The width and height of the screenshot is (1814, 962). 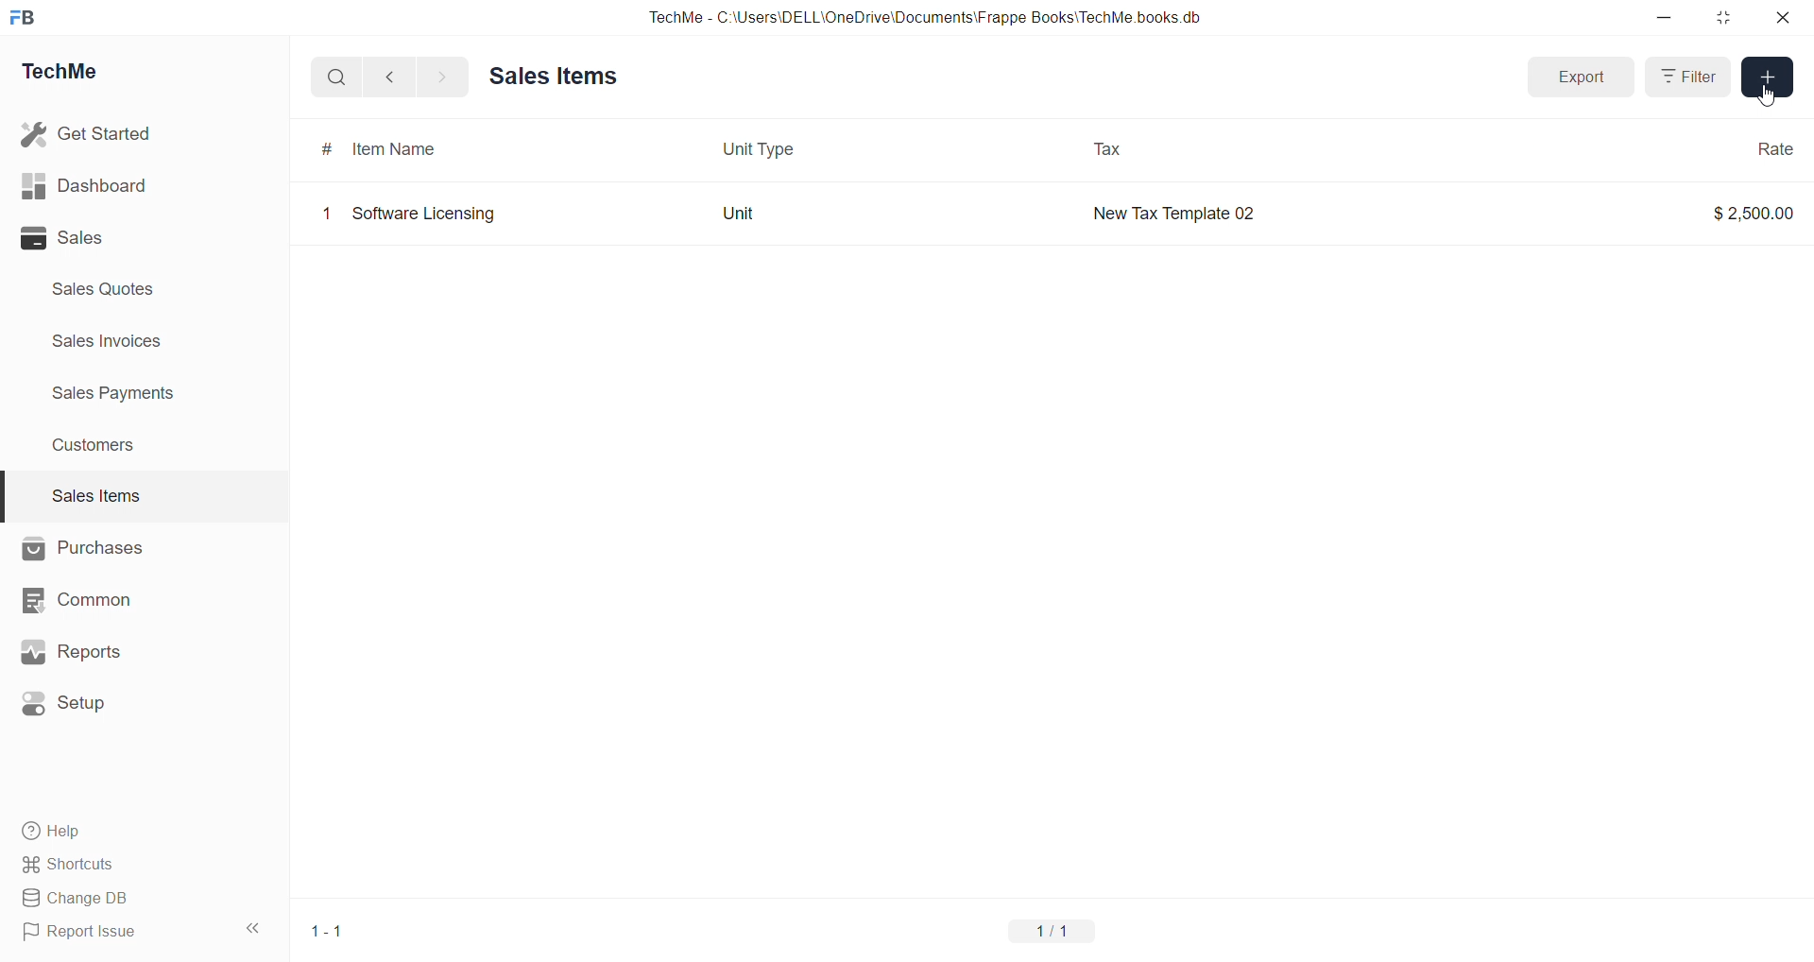 What do you see at coordinates (1691, 77) in the screenshot?
I see `Filter` at bounding box center [1691, 77].